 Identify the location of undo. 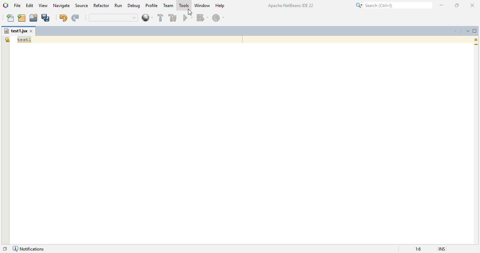
(63, 18).